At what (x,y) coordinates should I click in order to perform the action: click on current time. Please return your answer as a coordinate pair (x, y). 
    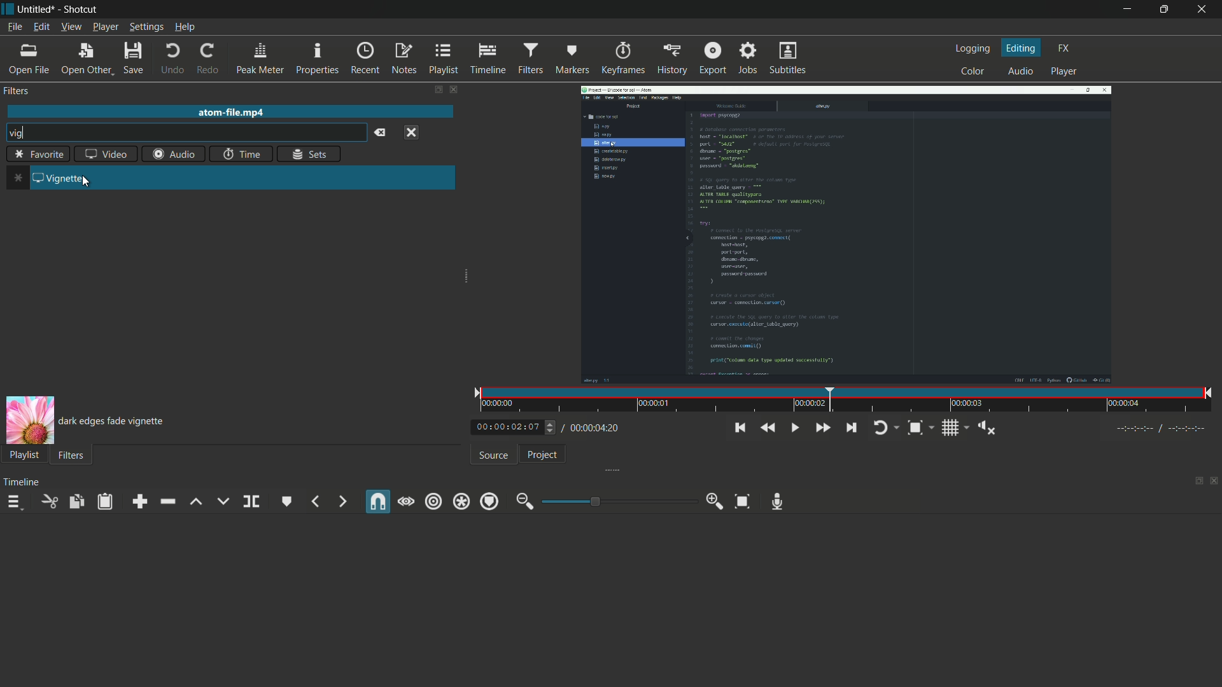
    Looking at the image, I should click on (507, 426).